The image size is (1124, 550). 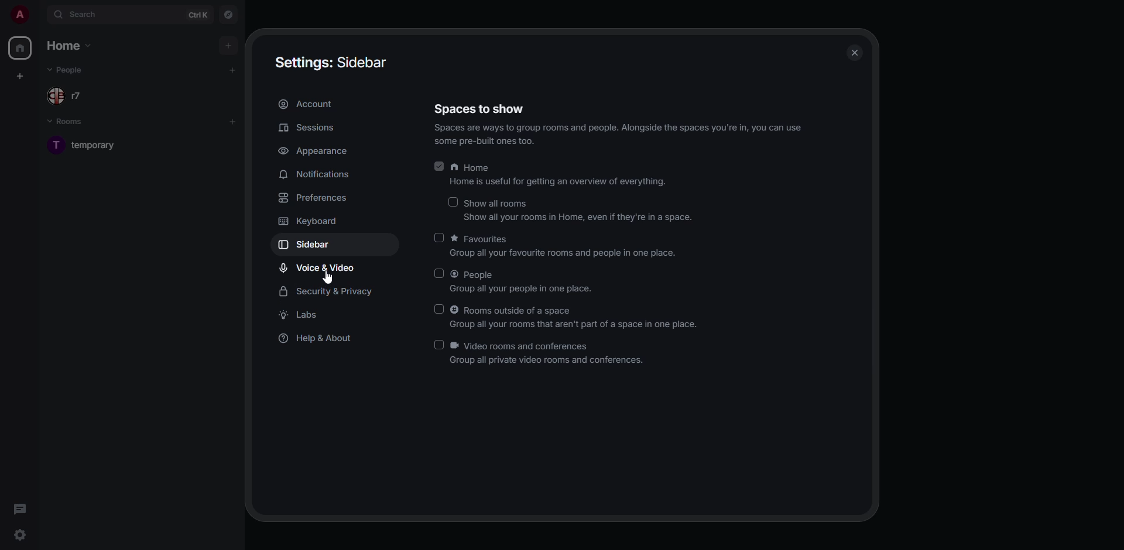 What do you see at coordinates (318, 268) in the screenshot?
I see `voice & video` at bounding box center [318, 268].